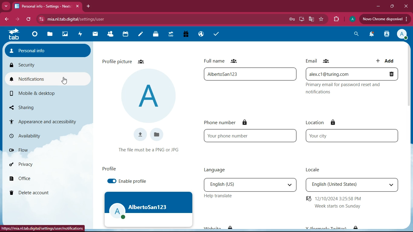  I want to click on maximize, so click(391, 6).